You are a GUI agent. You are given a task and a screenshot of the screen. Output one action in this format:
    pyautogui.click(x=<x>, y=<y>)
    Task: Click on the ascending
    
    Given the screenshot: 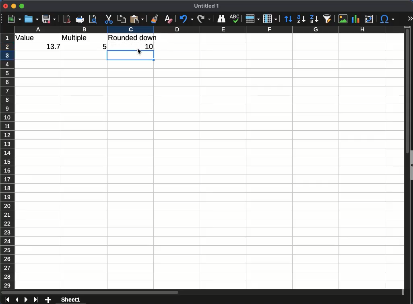 What is the action you would take?
    pyautogui.click(x=301, y=19)
    